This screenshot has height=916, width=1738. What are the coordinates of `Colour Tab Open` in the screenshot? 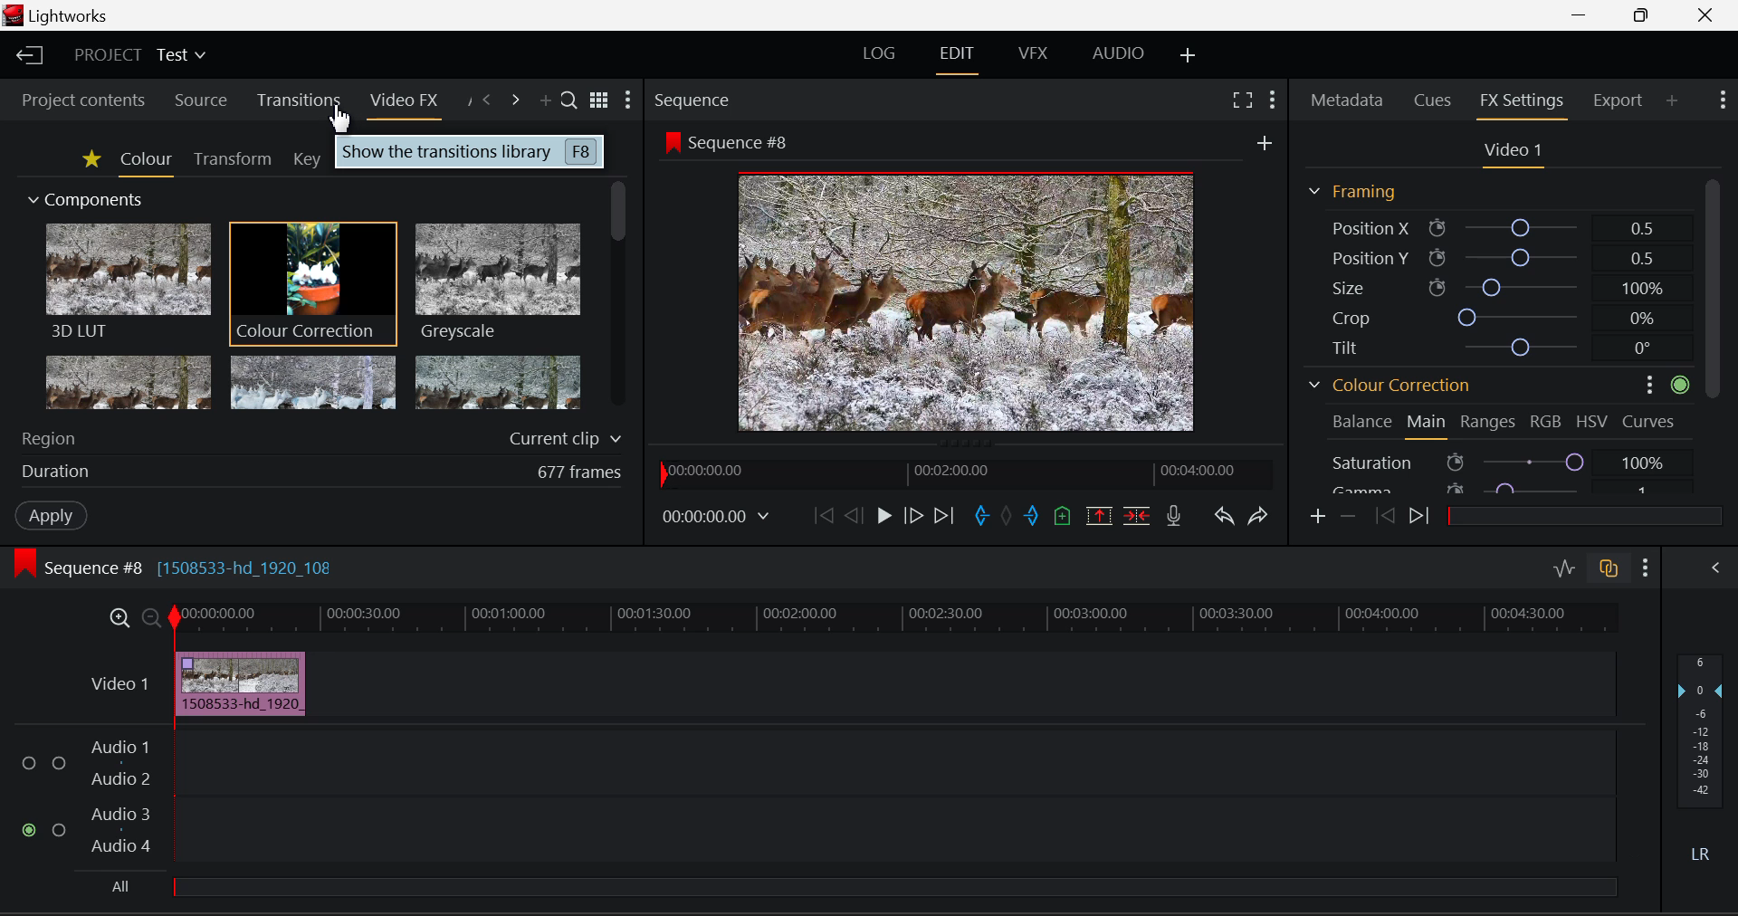 It's located at (146, 161).